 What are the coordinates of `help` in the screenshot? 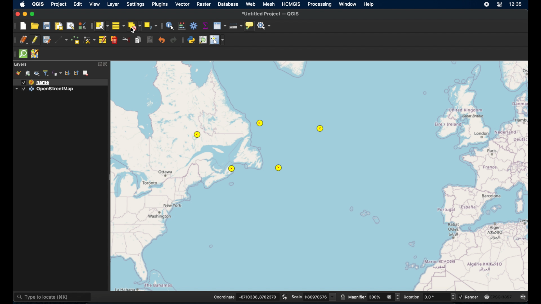 It's located at (369, 5).